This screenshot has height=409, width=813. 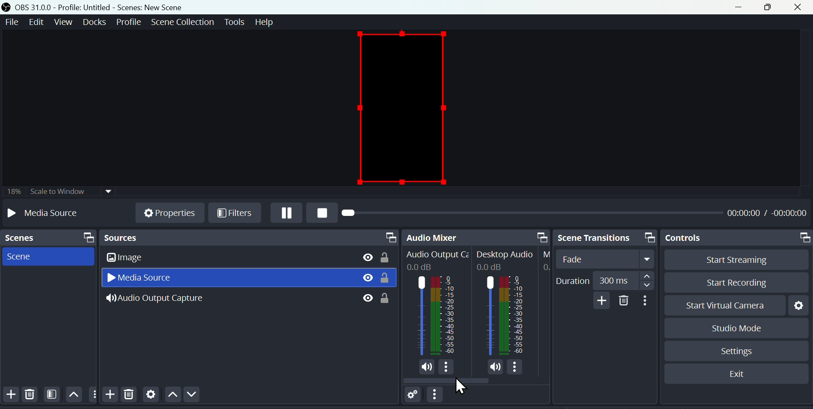 I want to click on start virtual camera, so click(x=720, y=305).